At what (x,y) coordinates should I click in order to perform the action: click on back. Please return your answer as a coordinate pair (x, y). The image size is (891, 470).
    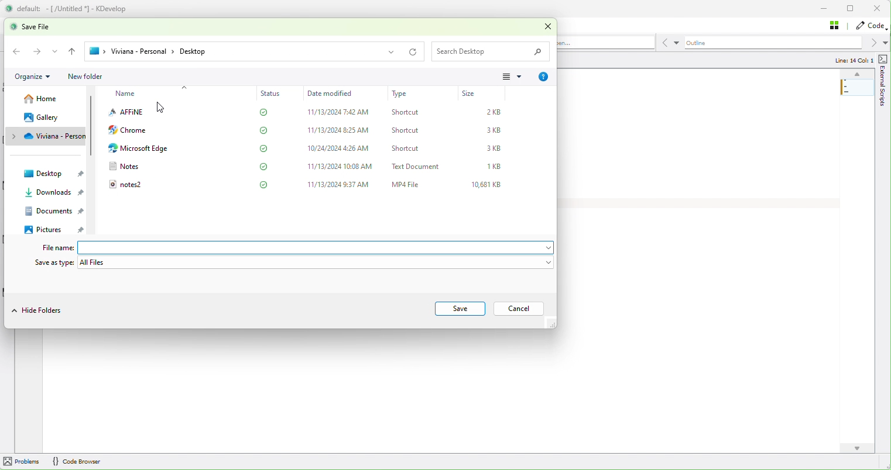
    Looking at the image, I should click on (73, 51).